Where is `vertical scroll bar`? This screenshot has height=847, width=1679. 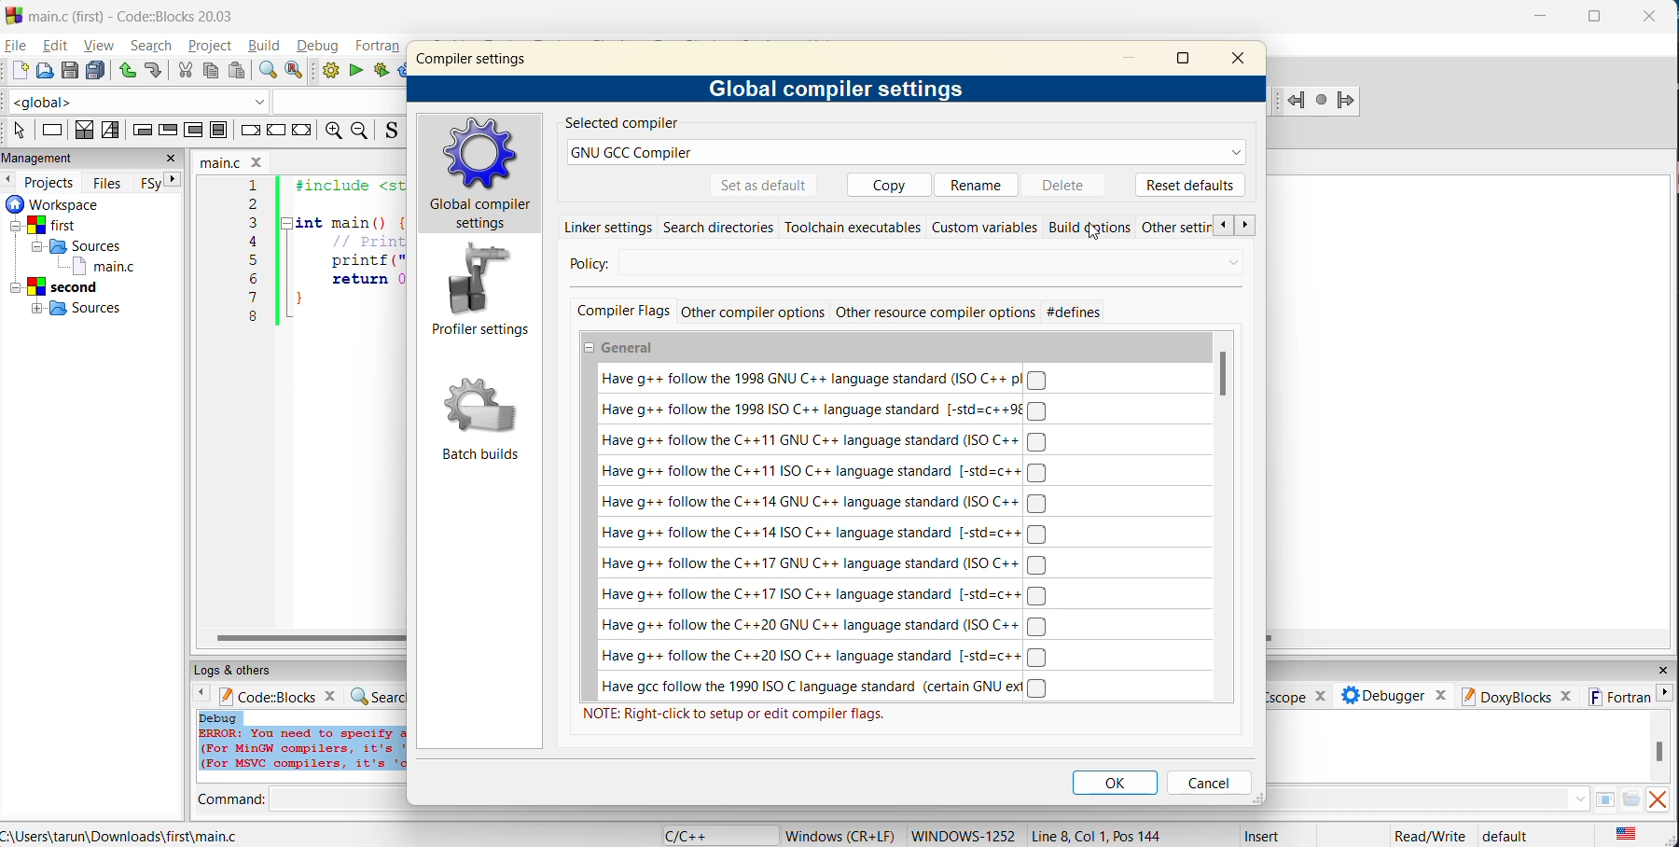 vertical scroll bar is located at coordinates (1225, 377).